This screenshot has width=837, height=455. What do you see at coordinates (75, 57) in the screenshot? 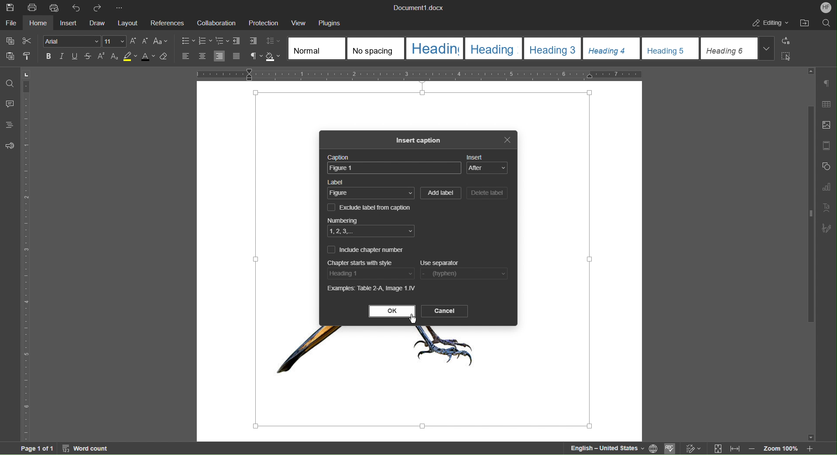
I see `Underline` at bounding box center [75, 57].